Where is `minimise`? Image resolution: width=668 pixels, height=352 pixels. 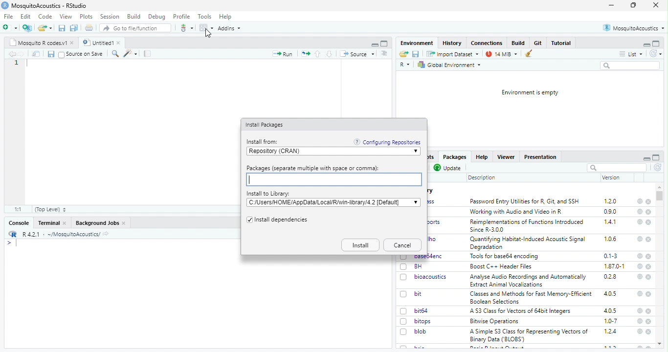
minimise is located at coordinates (647, 159).